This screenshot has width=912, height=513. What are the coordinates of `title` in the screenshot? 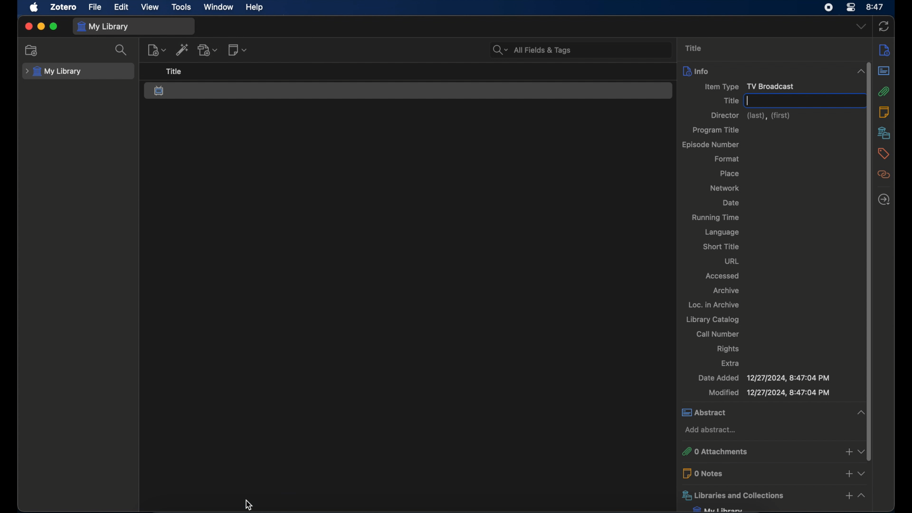 It's located at (693, 48).